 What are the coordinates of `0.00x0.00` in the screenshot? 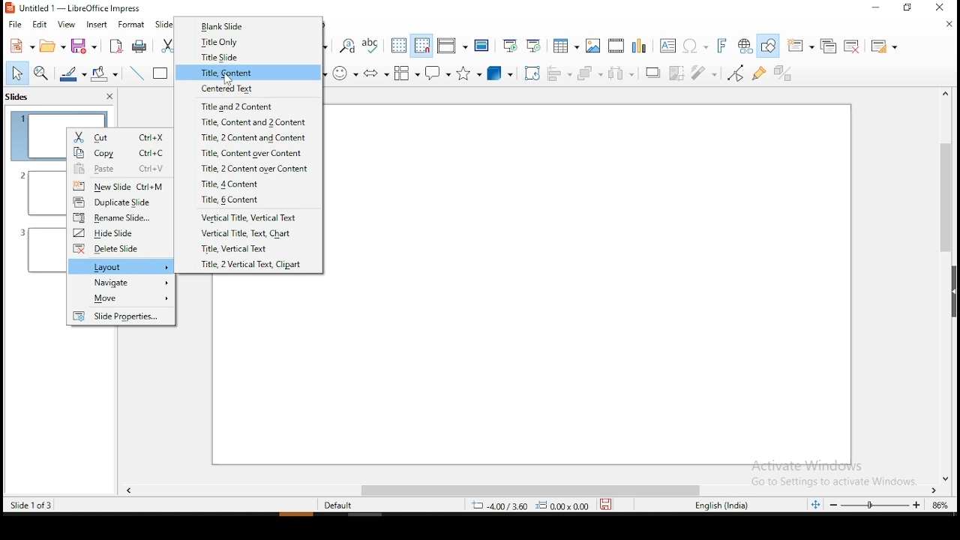 It's located at (563, 506).